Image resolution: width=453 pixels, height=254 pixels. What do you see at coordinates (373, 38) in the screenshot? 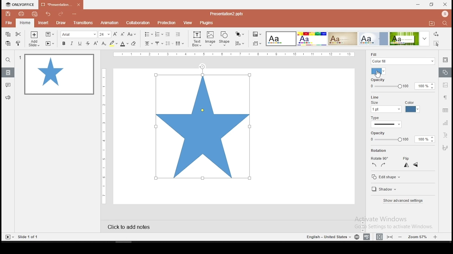
I see `theme` at bounding box center [373, 38].